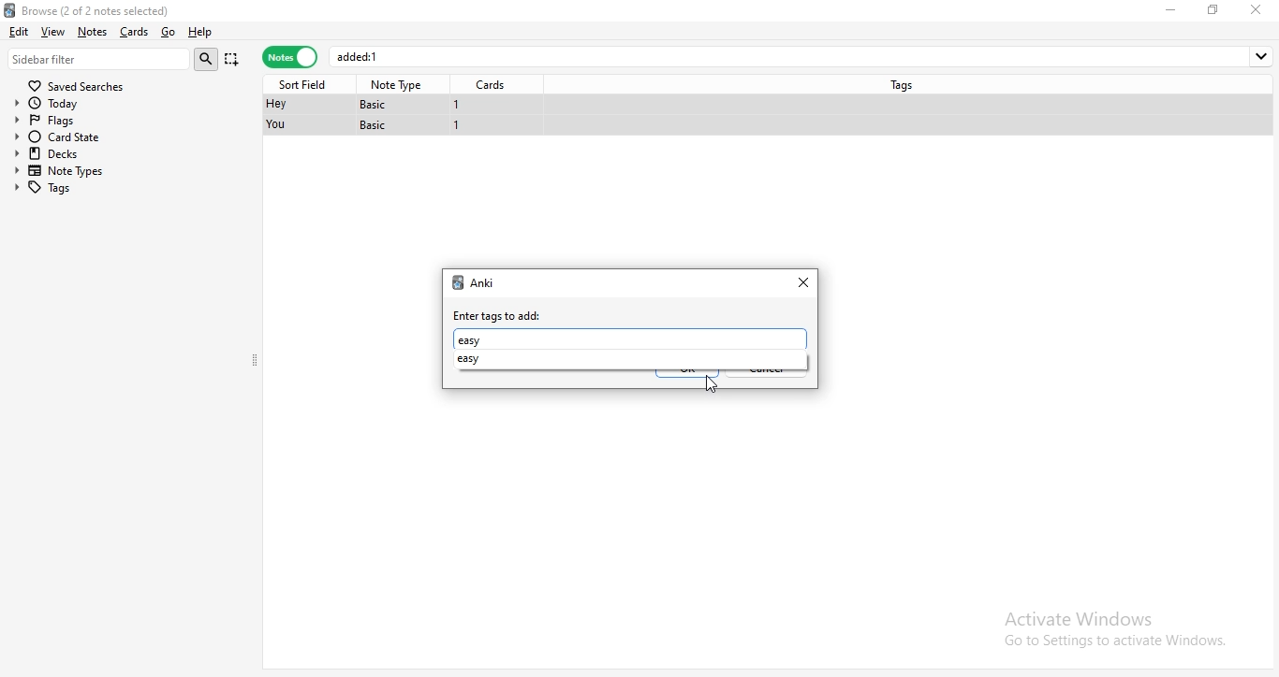 Image resolution: width=1279 pixels, height=677 pixels. Describe the element at coordinates (399, 85) in the screenshot. I see `note type` at that location.